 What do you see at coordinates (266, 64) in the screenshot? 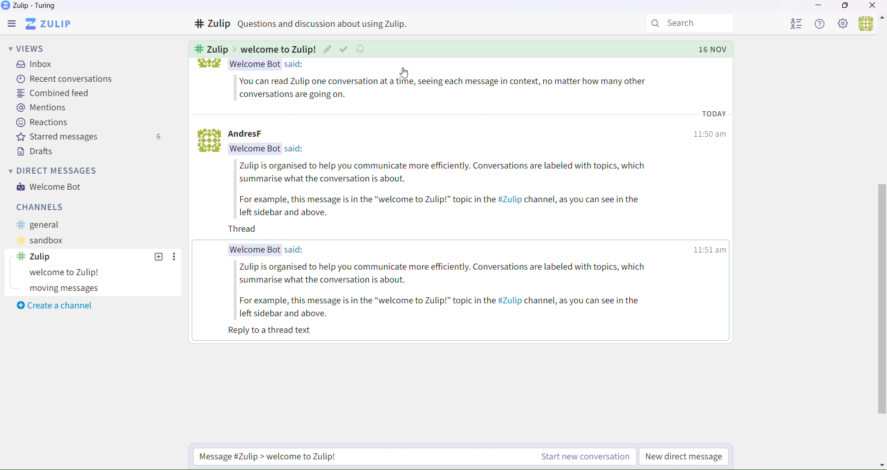
I see `Welcome bot` at bounding box center [266, 64].